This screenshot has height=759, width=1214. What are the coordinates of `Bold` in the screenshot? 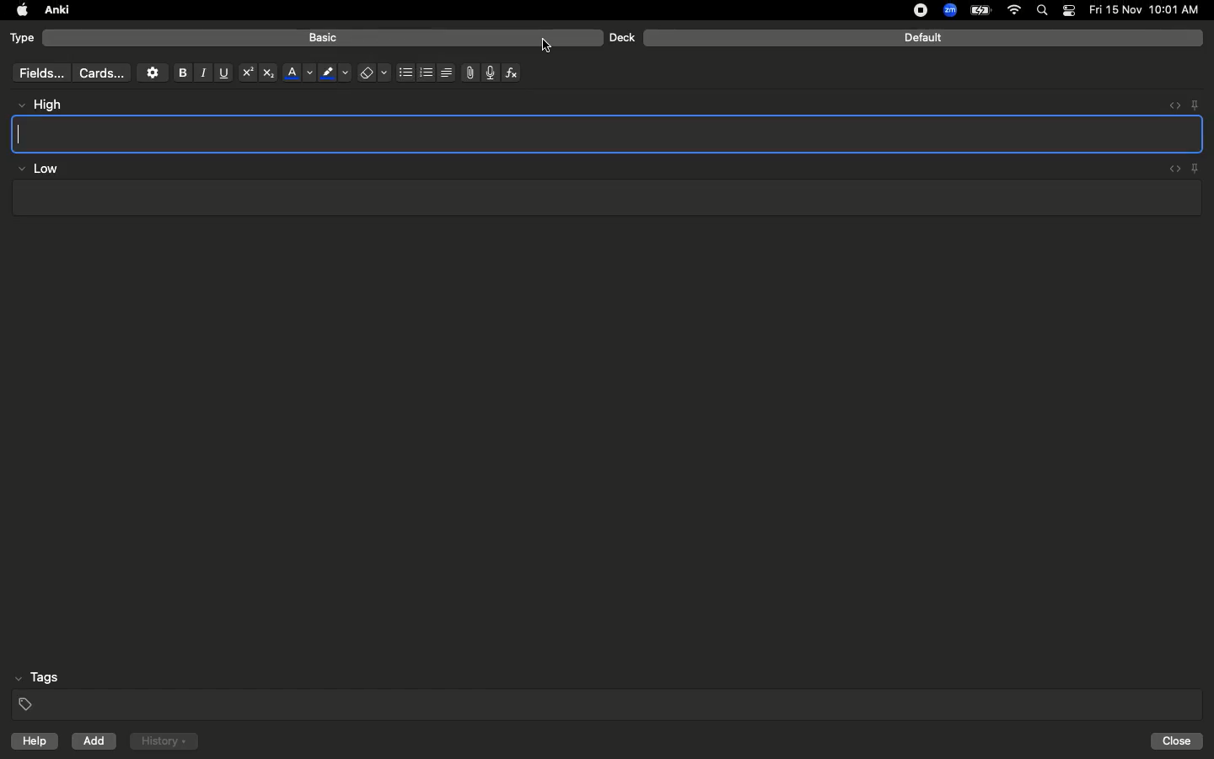 It's located at (181, 72).